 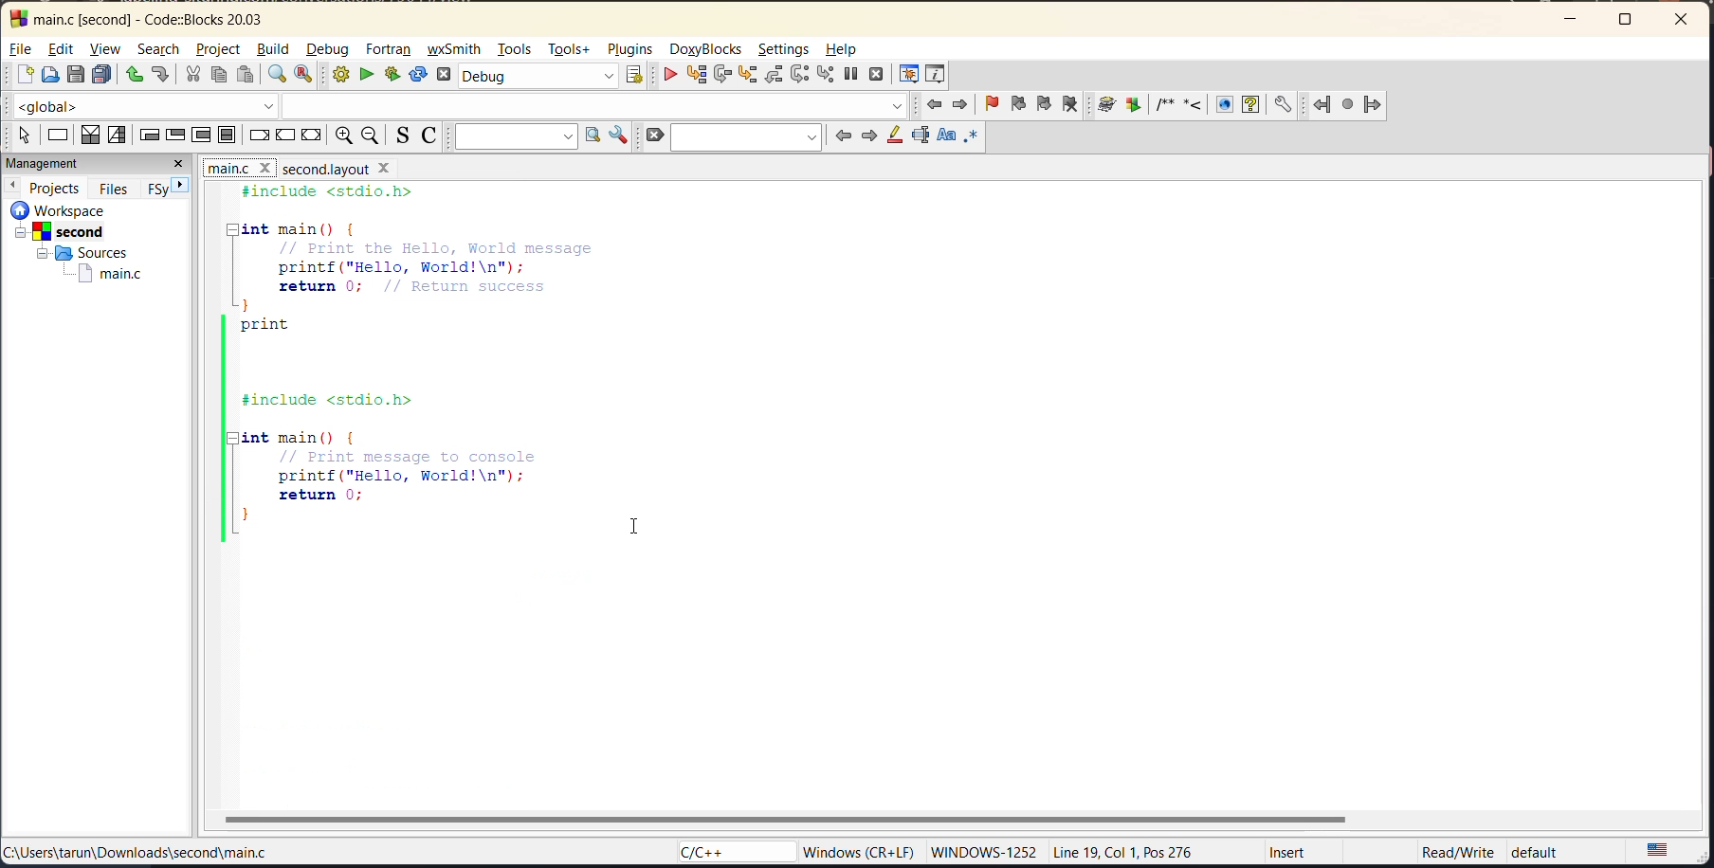 What do you see at coordinates (878, 77) in the screenshot?
I see `stop debugger` at bounding box center [878, 77].